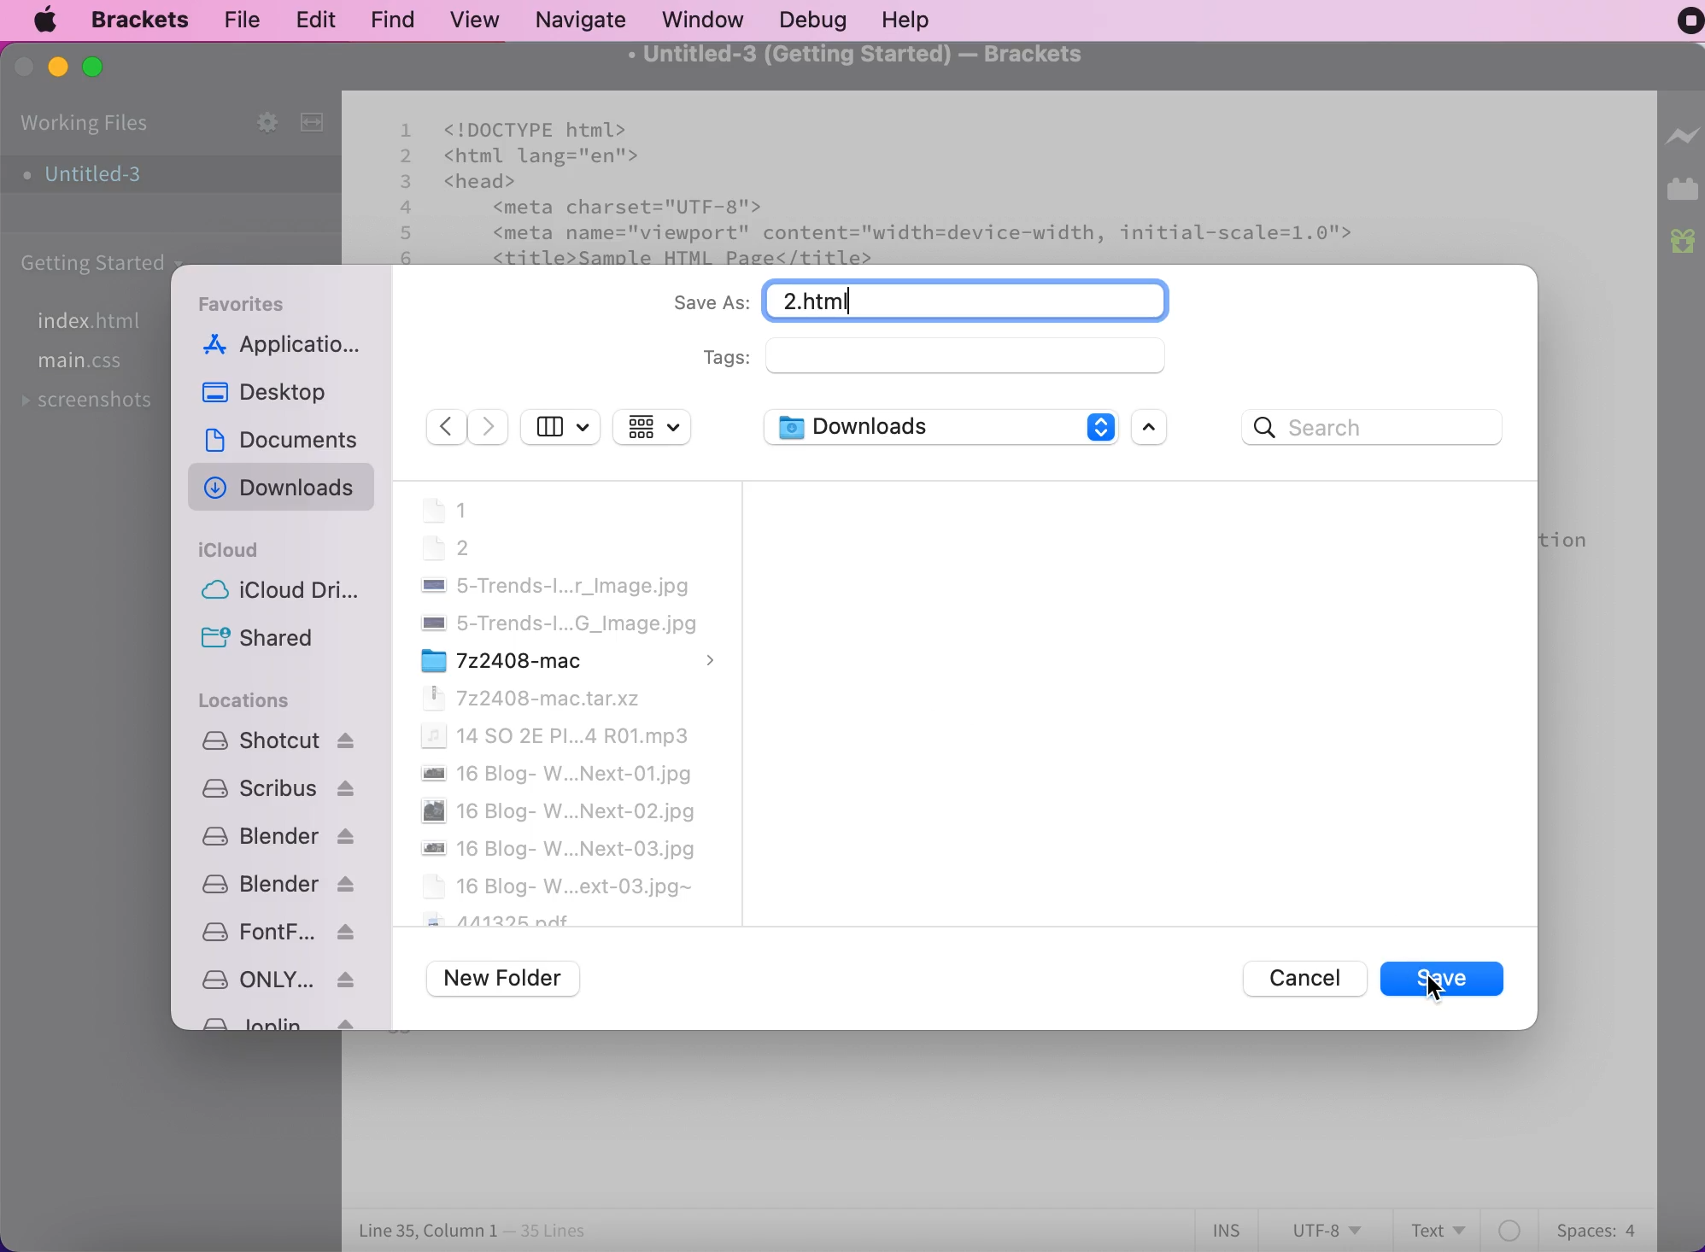 The width and height of the screenshot is (1705, 1252). Describe the element at coordinates (278, 884) in the screenshot. I see `blender` at that location.